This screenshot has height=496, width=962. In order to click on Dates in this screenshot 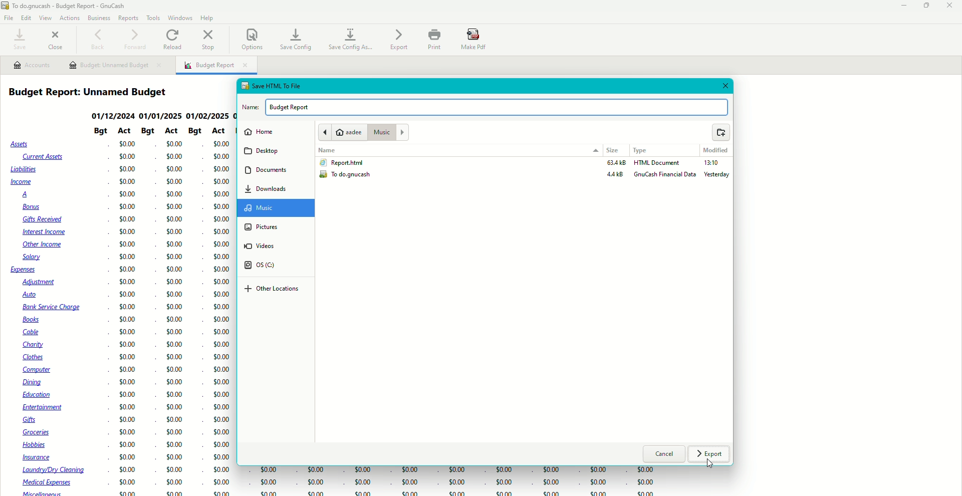, I will do `click(161, 115)`.